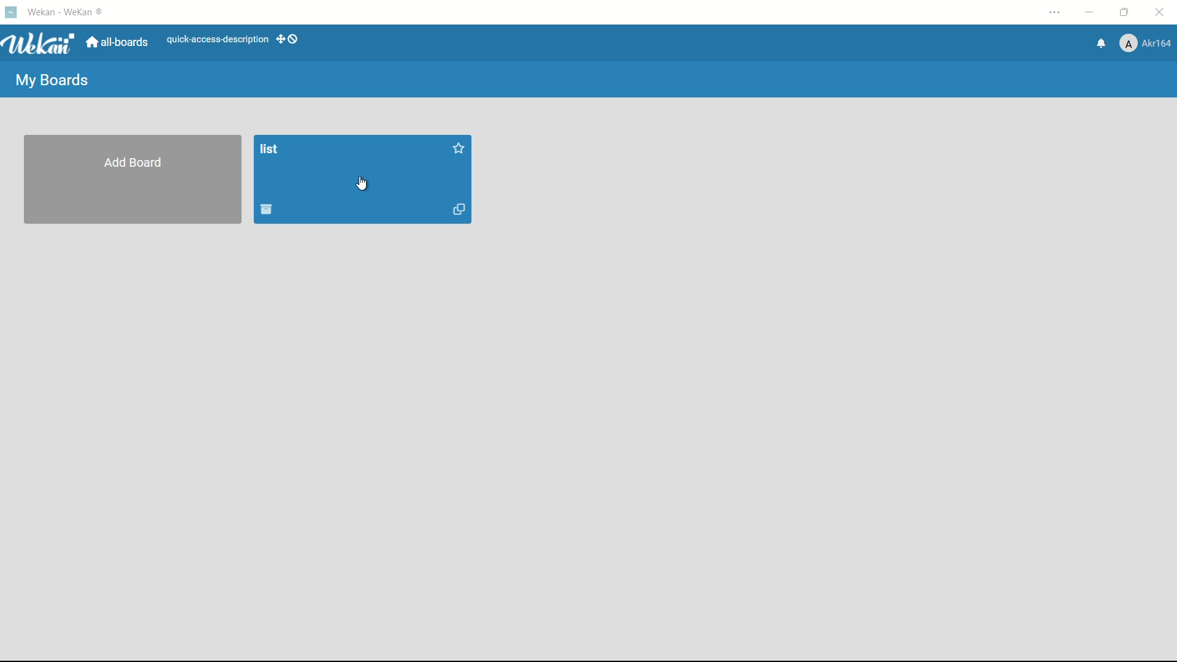  What do you see at coordinates (459, 209) in the screenshot?
I see `duplicate board` at bounding box center [459, 209].